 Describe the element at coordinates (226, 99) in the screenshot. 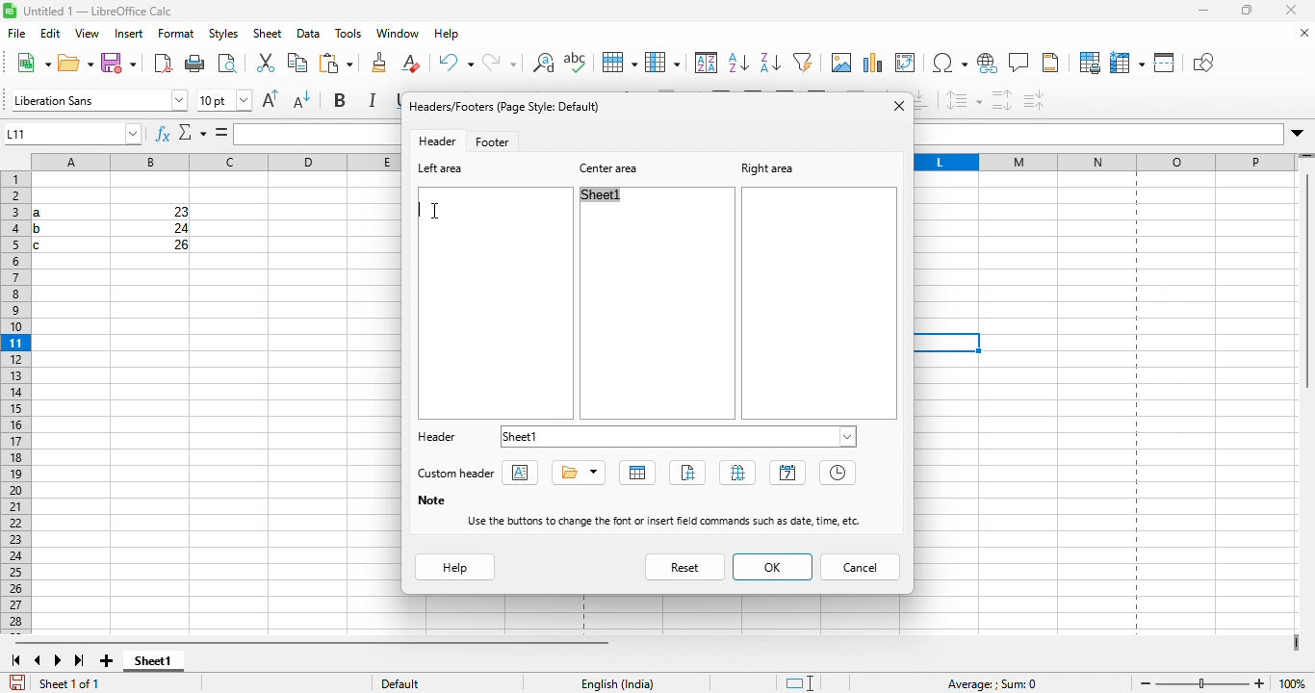

I see `font size` at that location.